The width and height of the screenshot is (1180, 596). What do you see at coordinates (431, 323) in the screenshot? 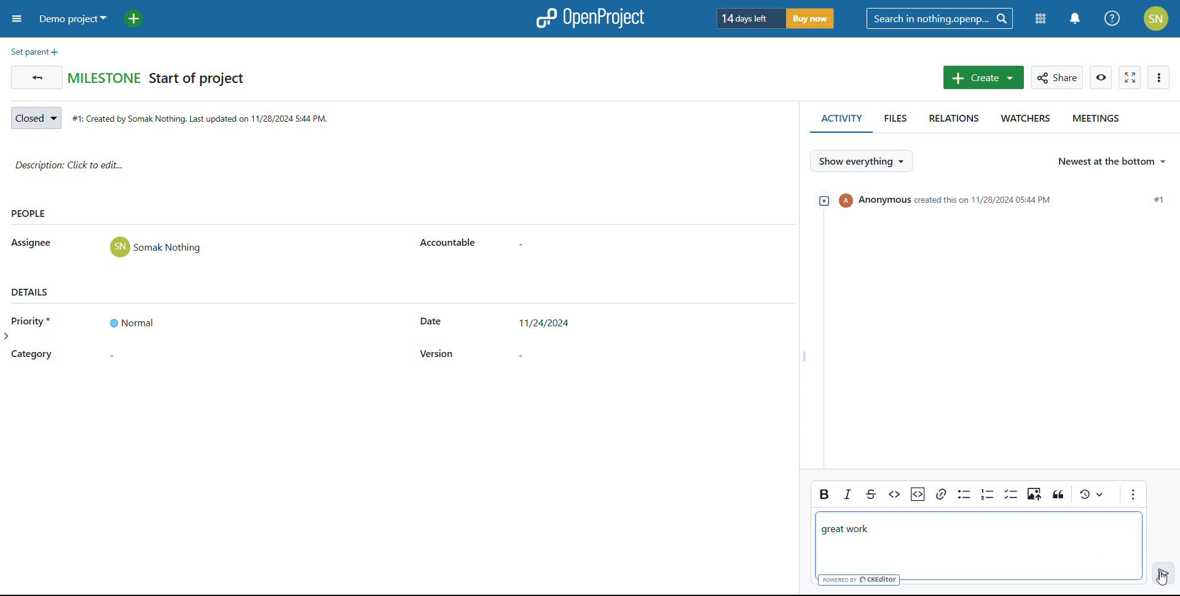
I see `start date` at bounding box center [431, 323].